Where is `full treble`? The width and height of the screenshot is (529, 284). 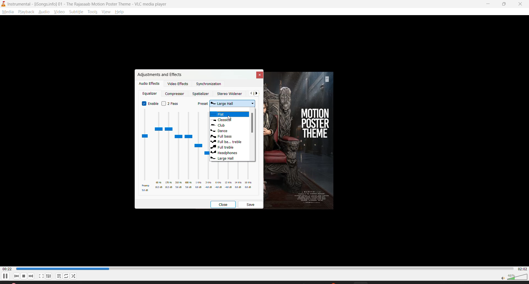 full treble is located at coordinates (228, 142).